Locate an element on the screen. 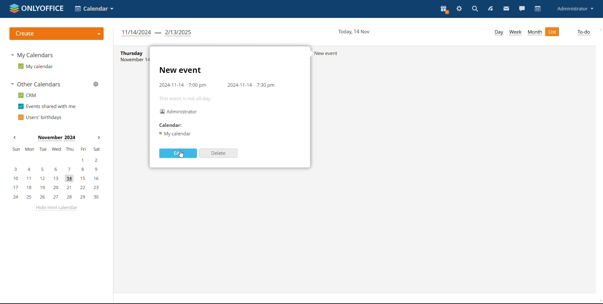 This screenshot has width=603, height=304. scroll up is located at coordinates (599, 30).